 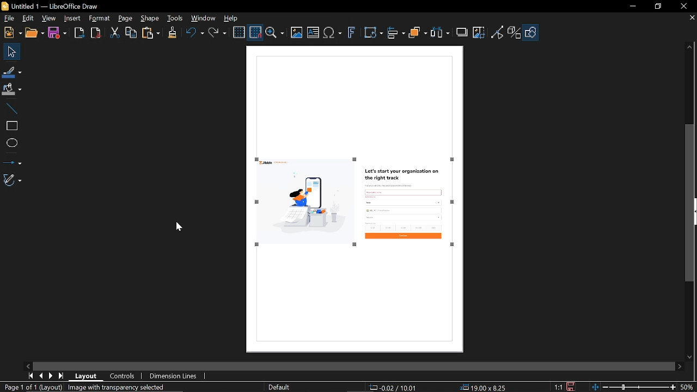 I want to click on Paste, so click(x=151, y=34).